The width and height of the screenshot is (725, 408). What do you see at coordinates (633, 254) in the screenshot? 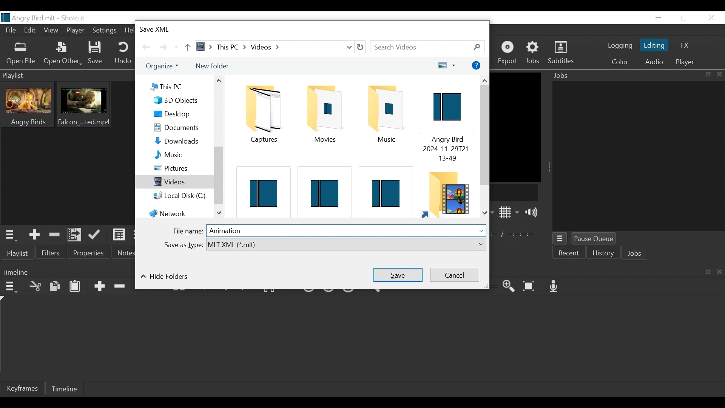
I see `Jobs` at bounding box center [633, 254].